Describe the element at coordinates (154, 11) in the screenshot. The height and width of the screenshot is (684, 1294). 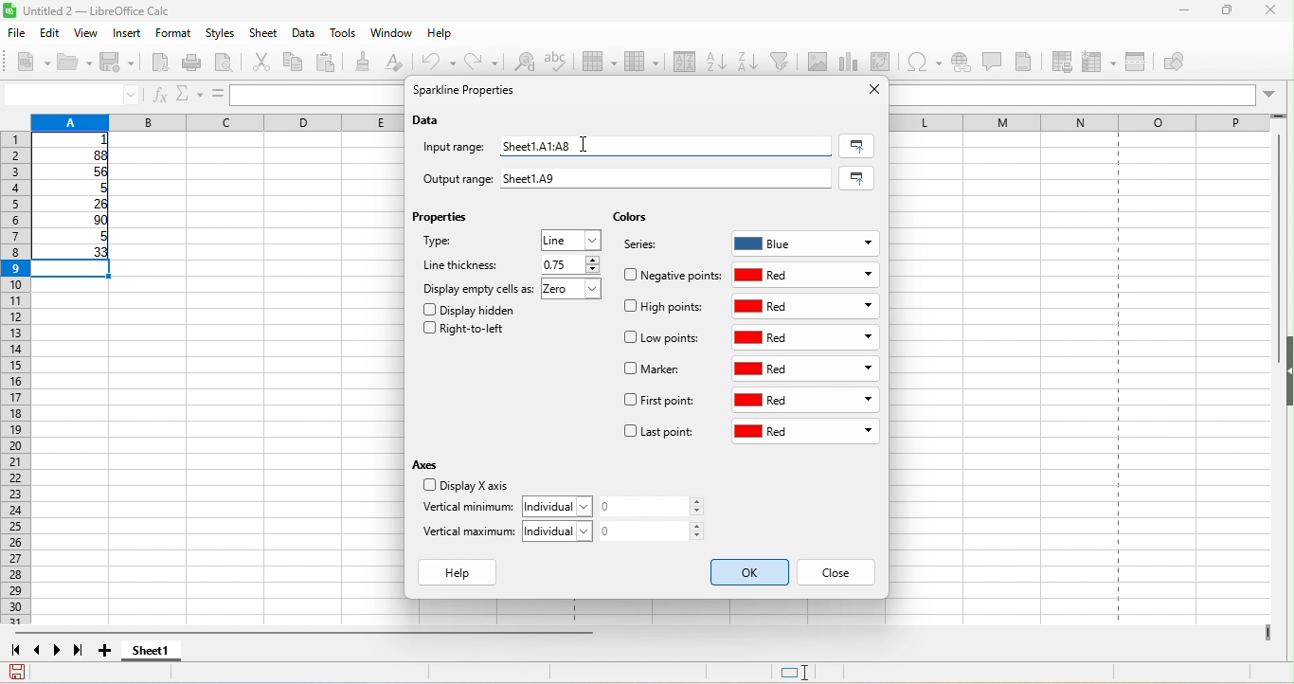
I see `untitled 2-libre office calc` at that location.